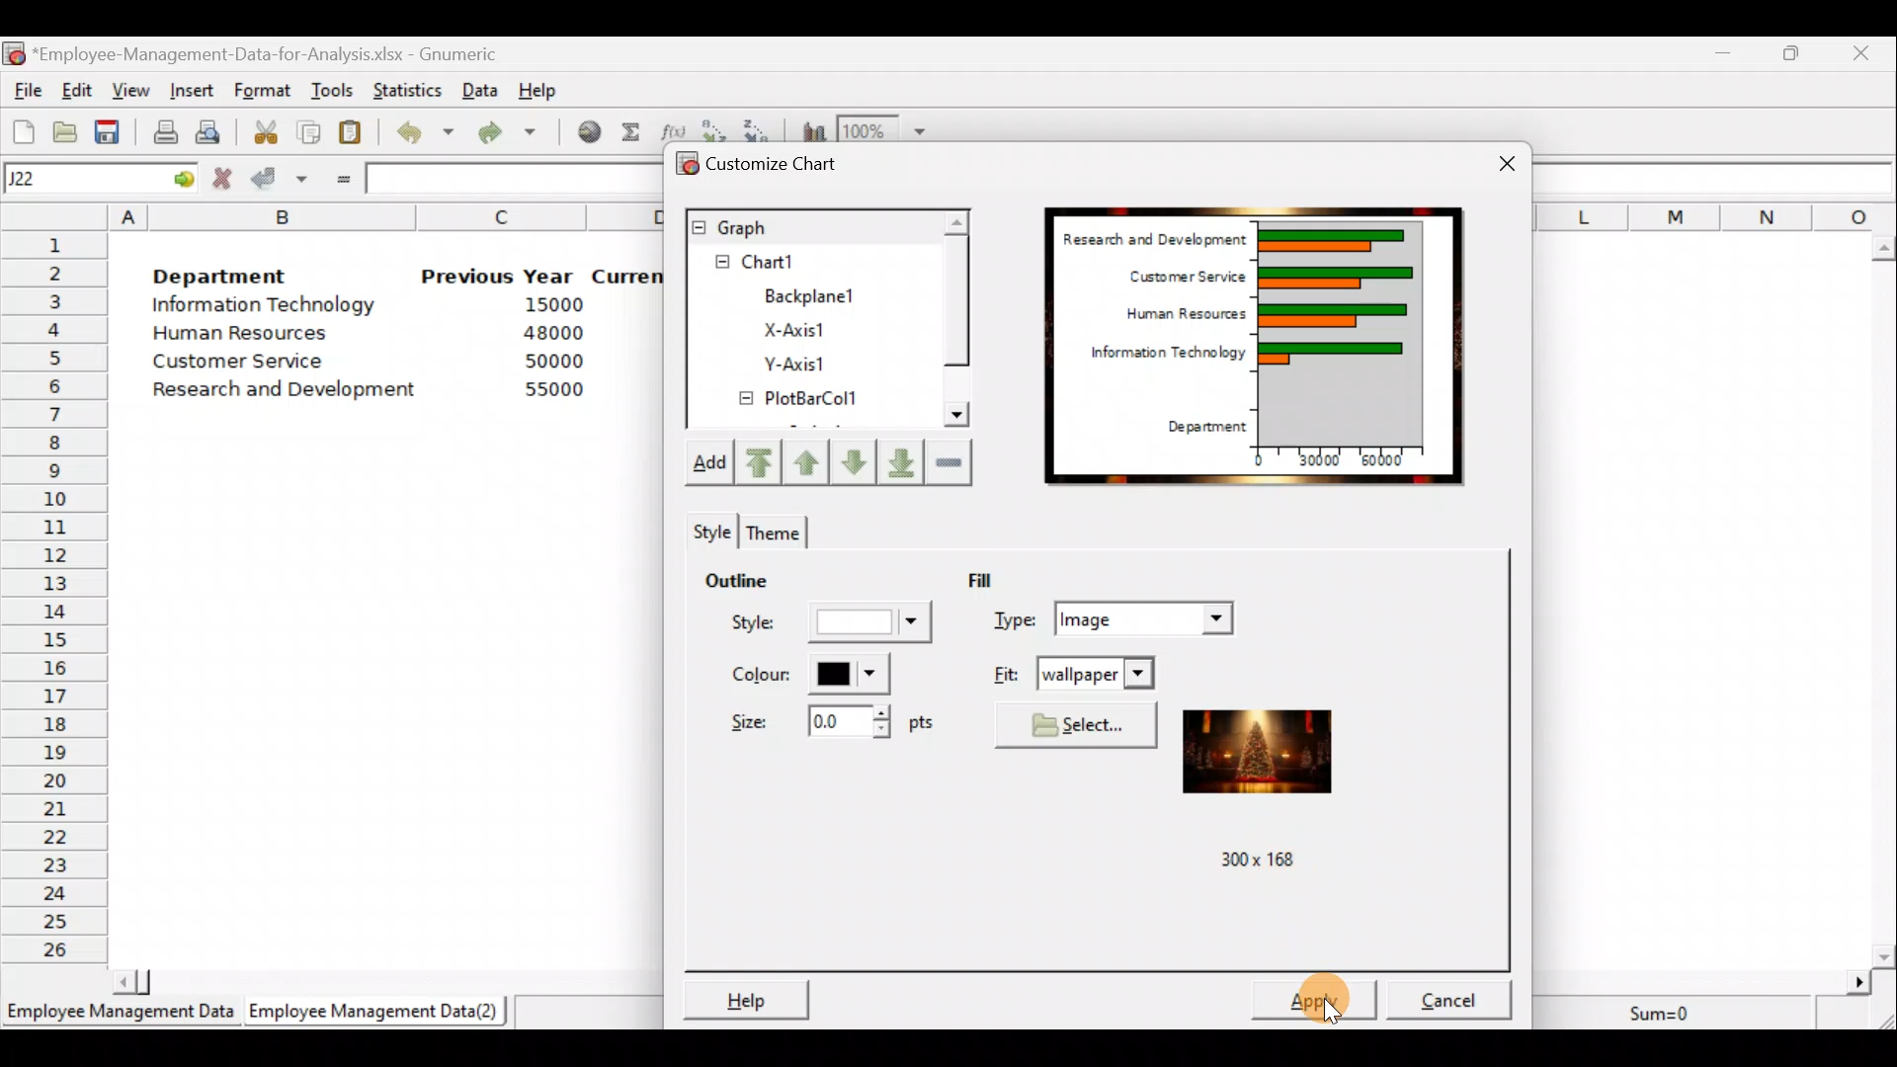 This screenshot has height=1067, width=1897. Describe the element at coordinates (950, 463) in the screenshot. I see `Remove` at that location.